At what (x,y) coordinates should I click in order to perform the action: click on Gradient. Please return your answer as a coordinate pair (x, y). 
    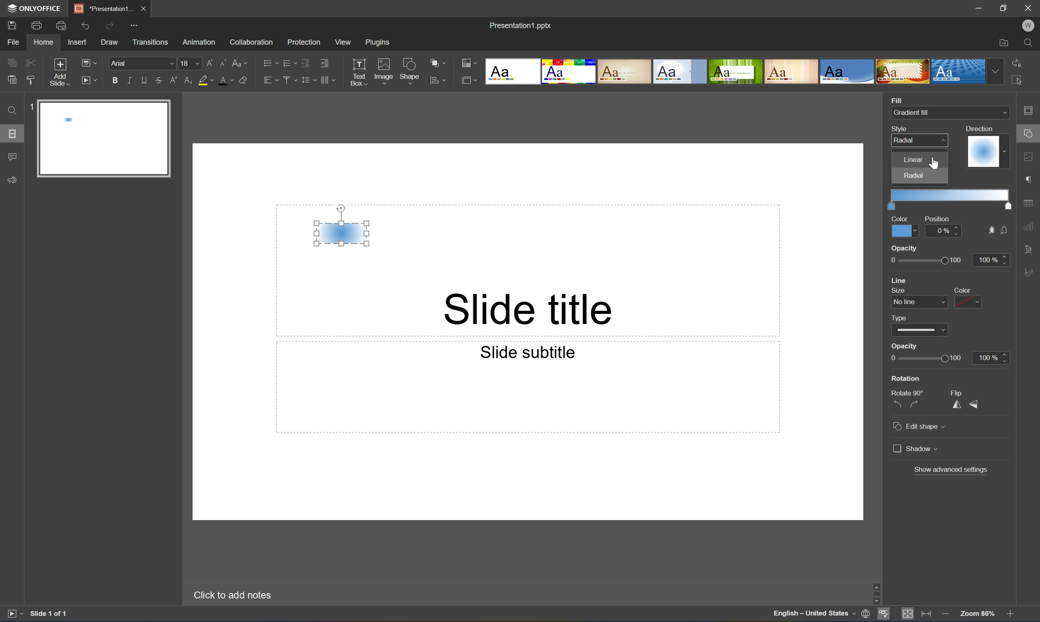
    Looking at the image, I should click on (983, 151).